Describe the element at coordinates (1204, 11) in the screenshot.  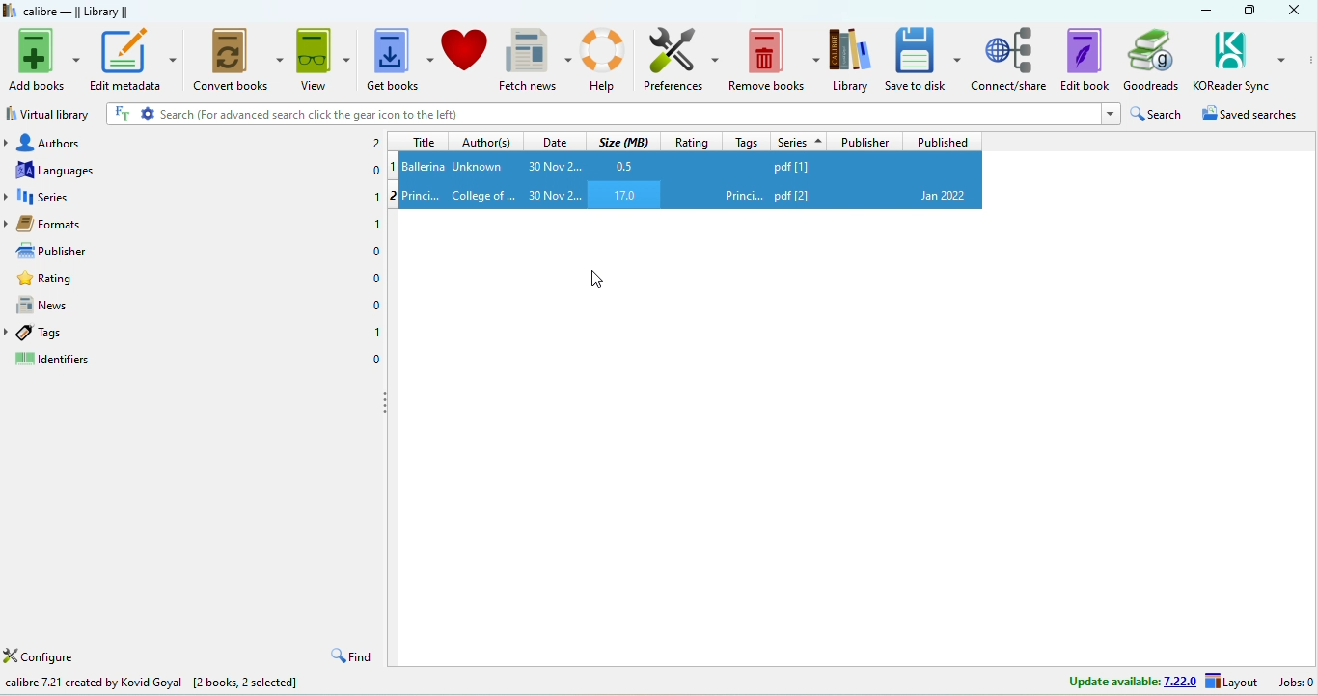
I see `minimize` at that location.